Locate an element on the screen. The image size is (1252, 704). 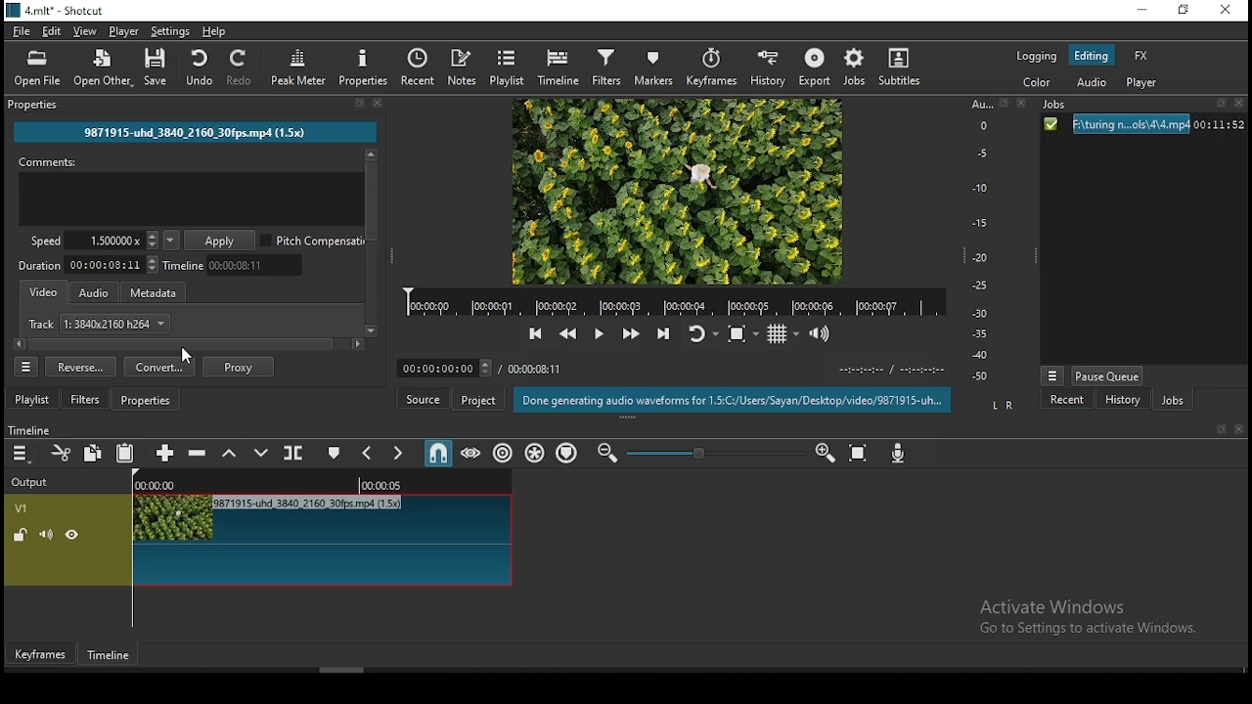
apply is located at coordinates (222, 242).